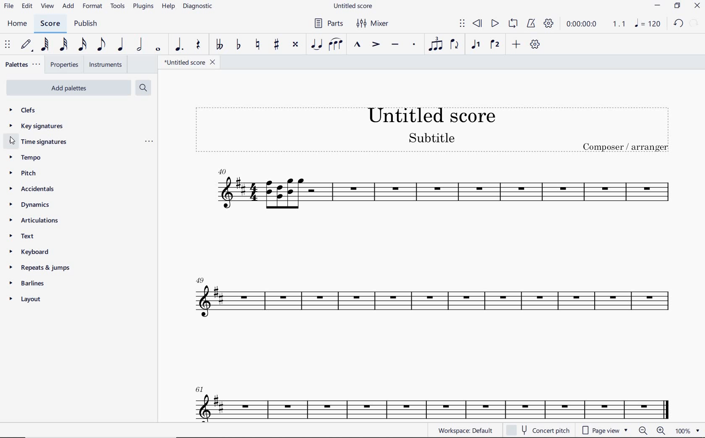 This screenshot has width=705, height=438. Describe the element at coordinates (651, 430) in the screenshot. I see `ZOOM OUT OR ZOOM IN` at that location.